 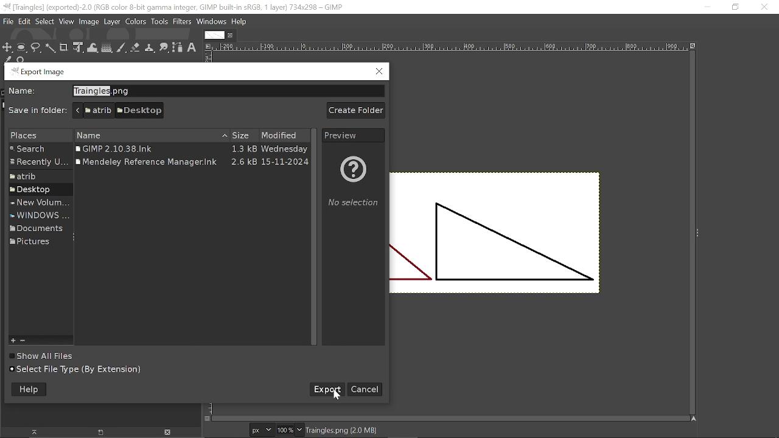 What do you see at coordinates (98, 433) in the screenshot?
I see `Create a new display for this image` at bounding box center [98, 433].